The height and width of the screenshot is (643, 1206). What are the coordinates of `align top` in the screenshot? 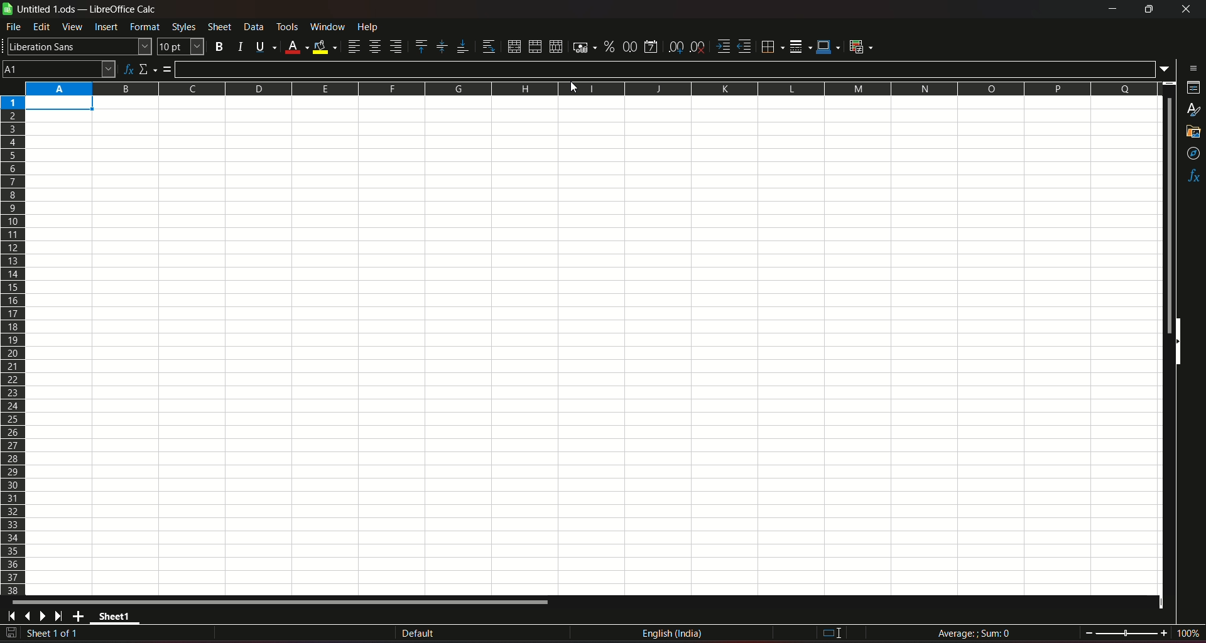 It's located at (421, 46).